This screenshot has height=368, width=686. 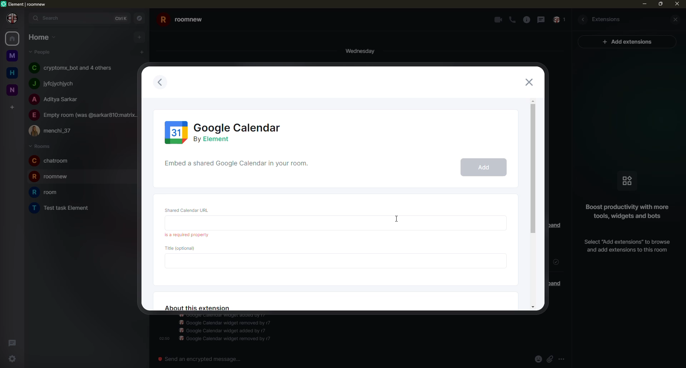 I want to click on calendar, so click(x=224, y=131).